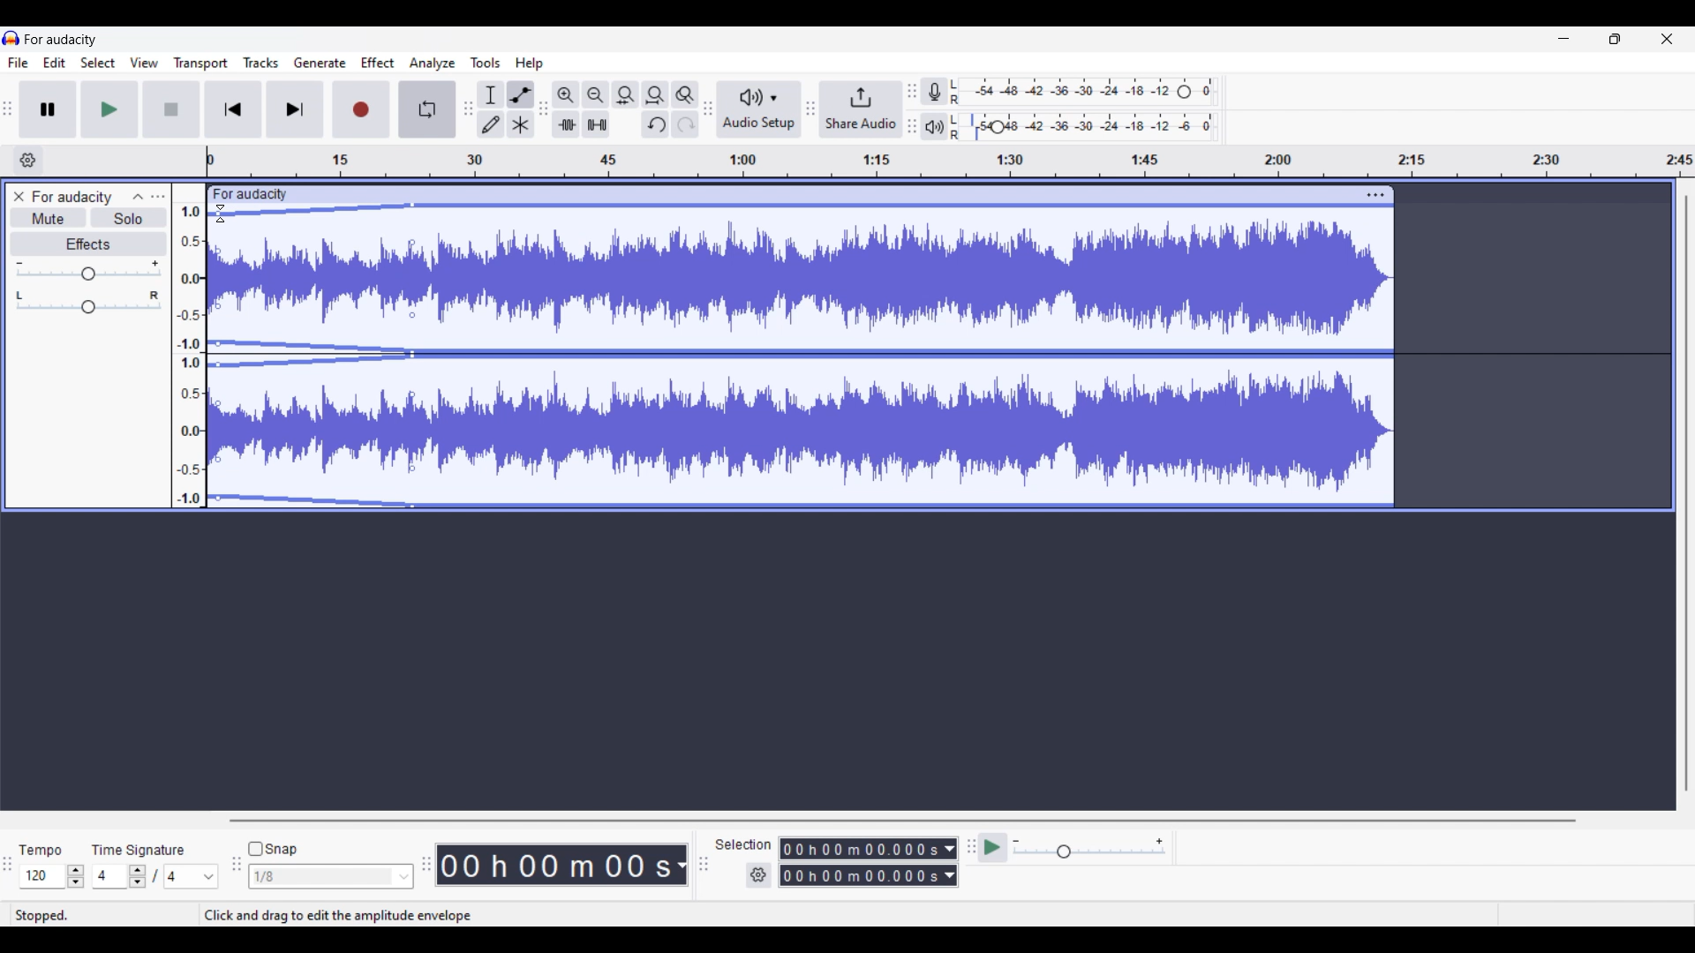  I want to click on for audacity, so click(251, 195).